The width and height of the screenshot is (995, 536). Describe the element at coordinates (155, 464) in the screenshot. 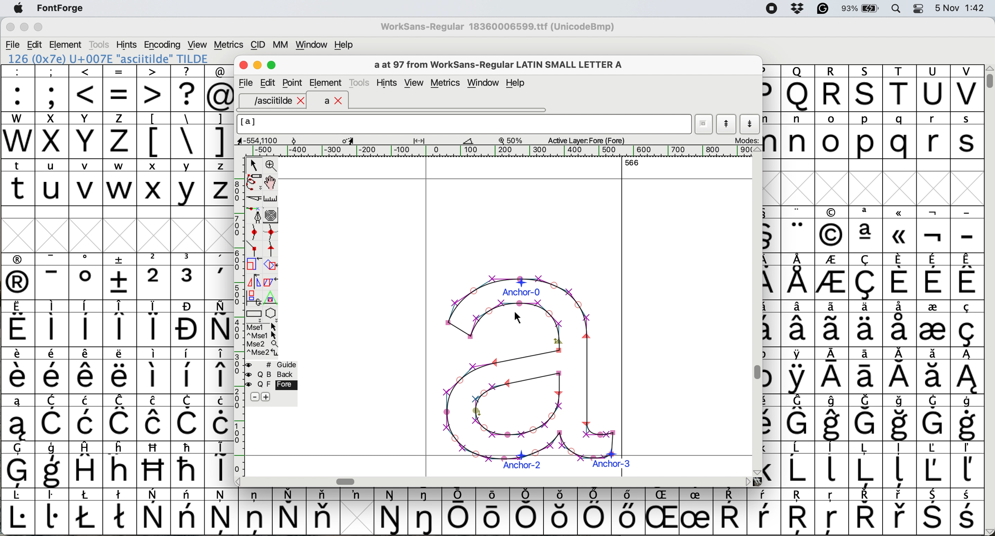

I see `` at that location.